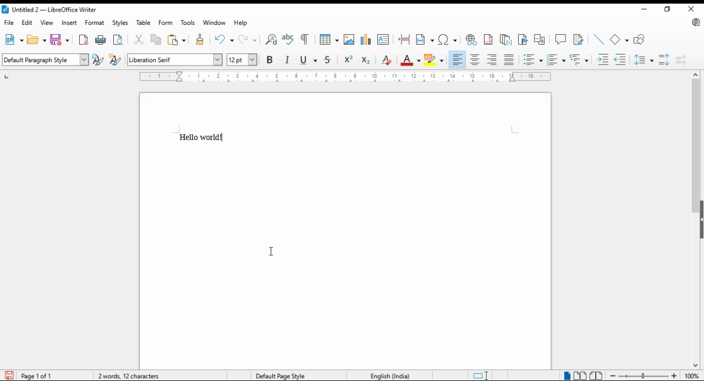  I want to click on select outline format, so click(579, 59).